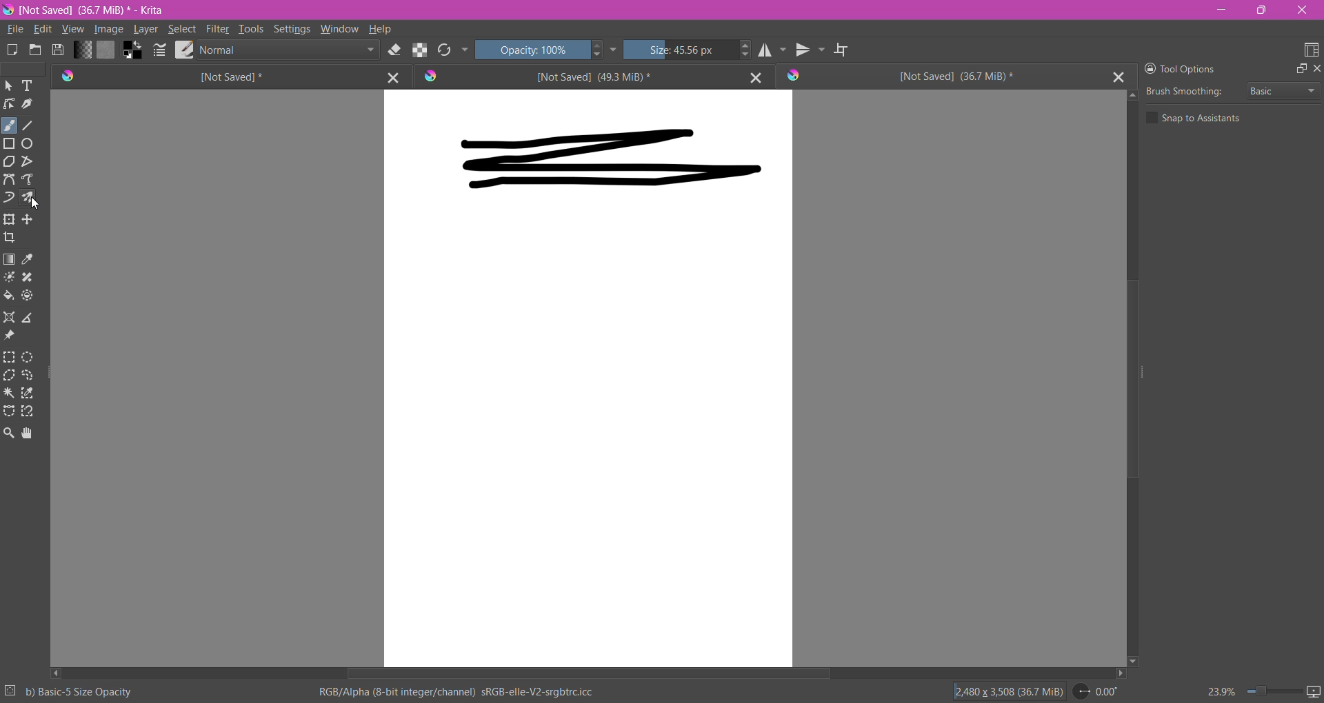 This screenshot has height=703, width=1324. What do you see at coordinates (1097, 693) in the screenshot?
I see `Set Rotation Level` at bounding box center [1097, 693].